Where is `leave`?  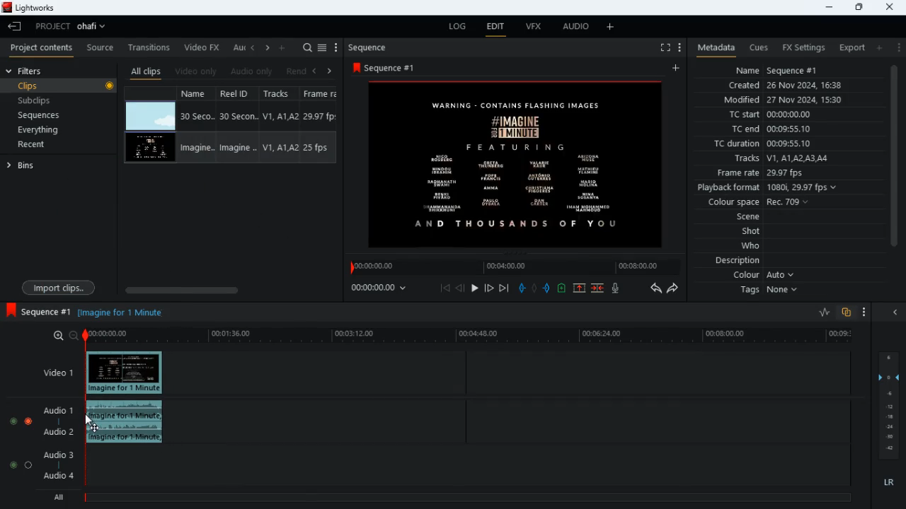 leave is located at coordinates (16, 26).